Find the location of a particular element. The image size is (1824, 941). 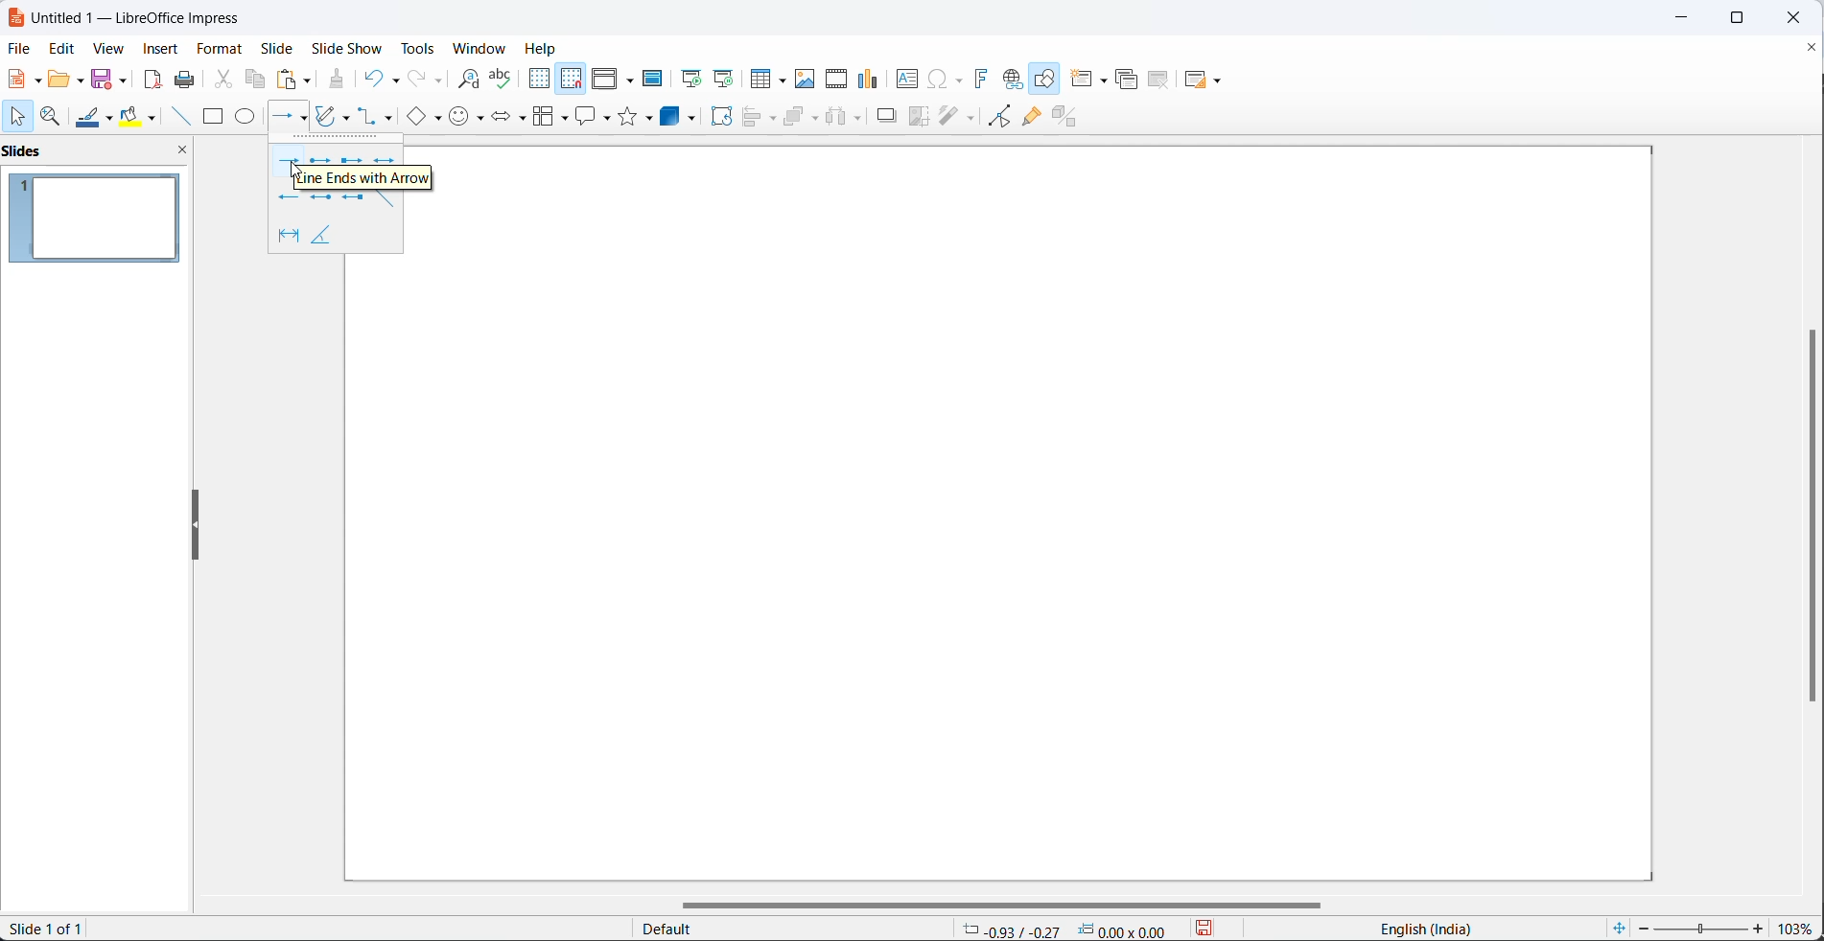

Help is located at coordinates (543, 49).